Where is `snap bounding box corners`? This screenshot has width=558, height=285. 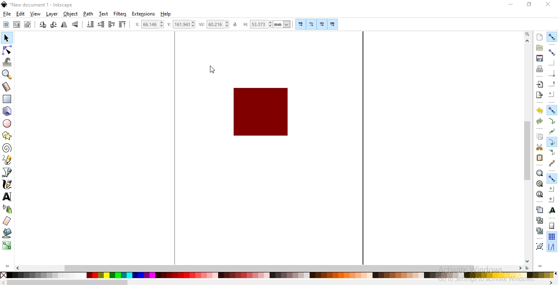
snap bounding box corners is located at coordinates (552, 75).